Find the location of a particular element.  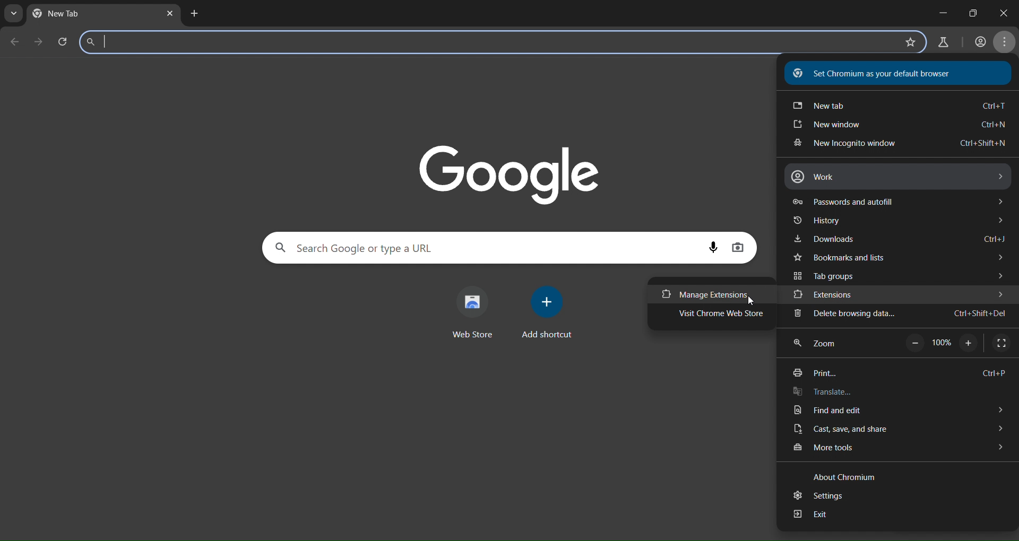

settings is located at coordinates (821, 495).